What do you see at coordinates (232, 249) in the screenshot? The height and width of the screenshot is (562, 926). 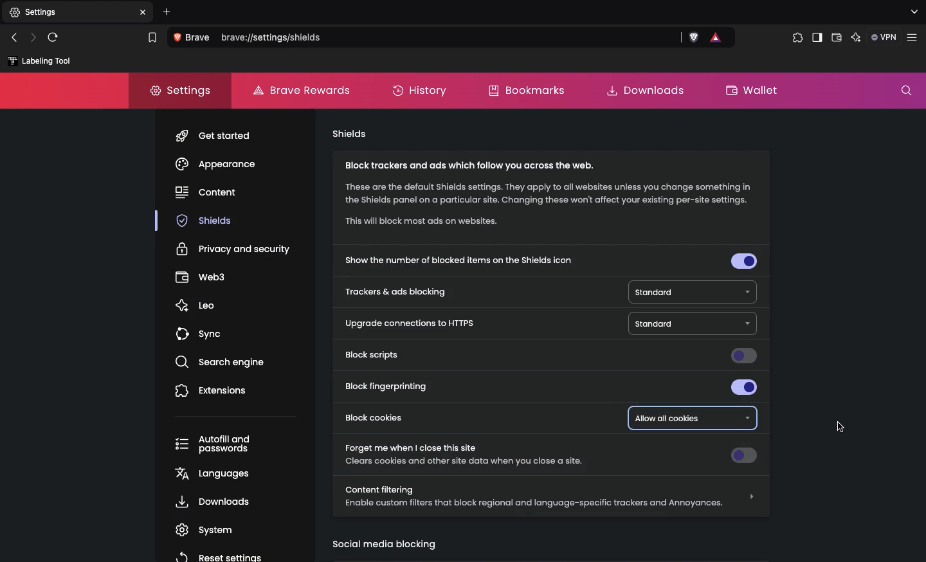 I see `Privacy and security` at bounding box center [232, 249].